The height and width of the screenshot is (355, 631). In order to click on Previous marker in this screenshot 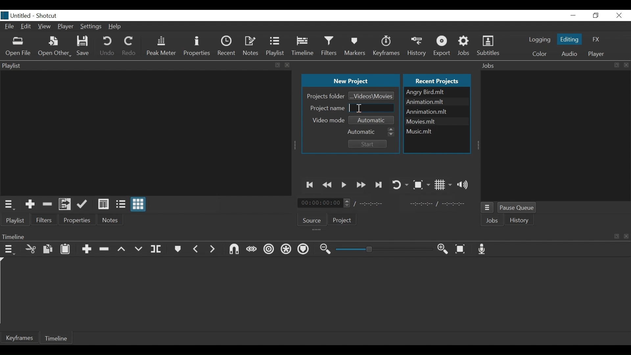, I will do `click(196, 248)`.